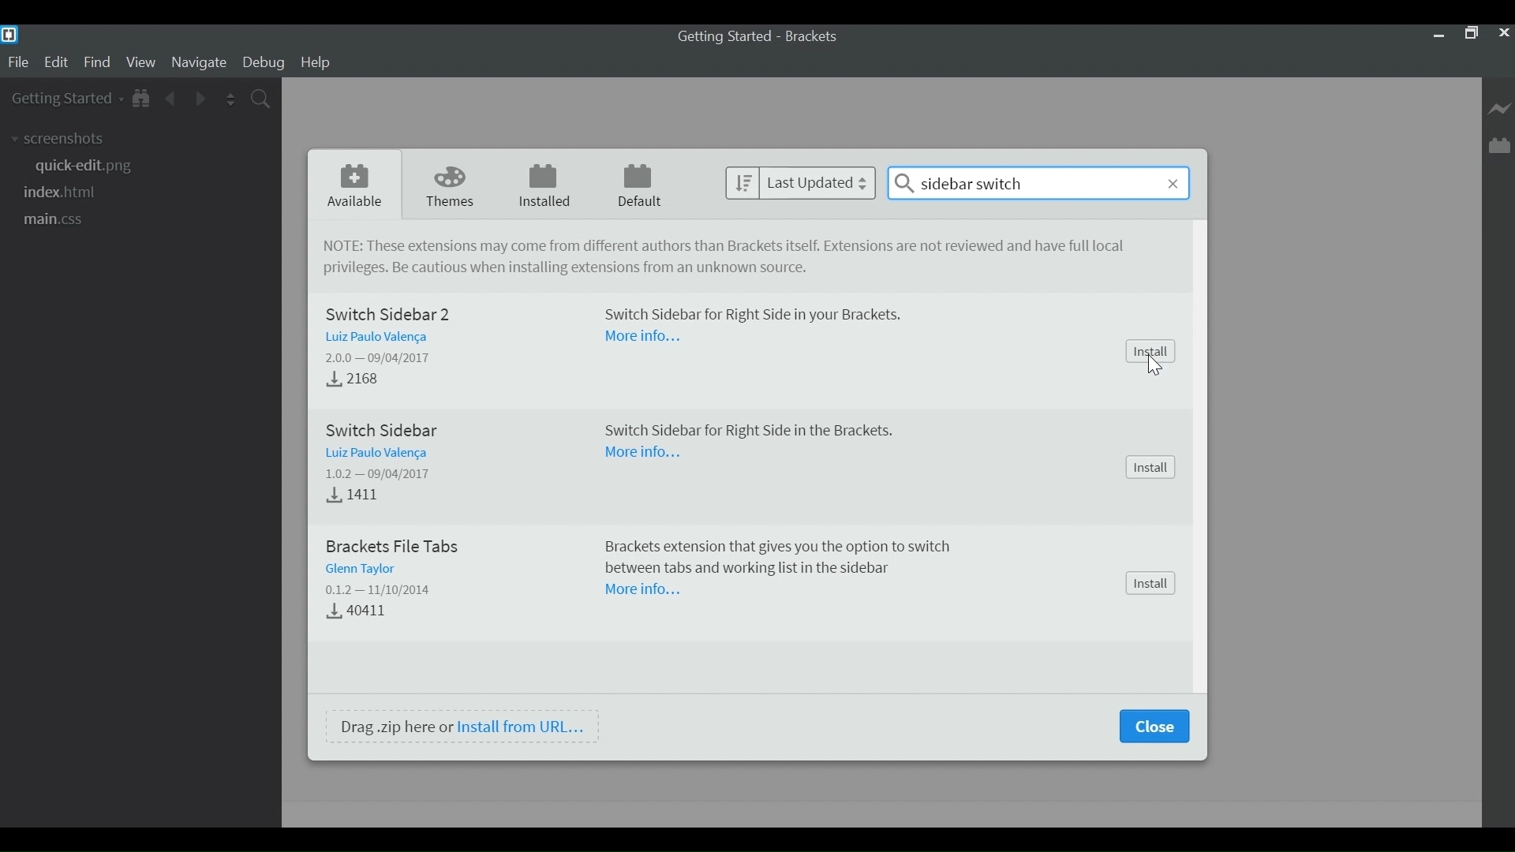  I want to click on more information, so click(638, 338).